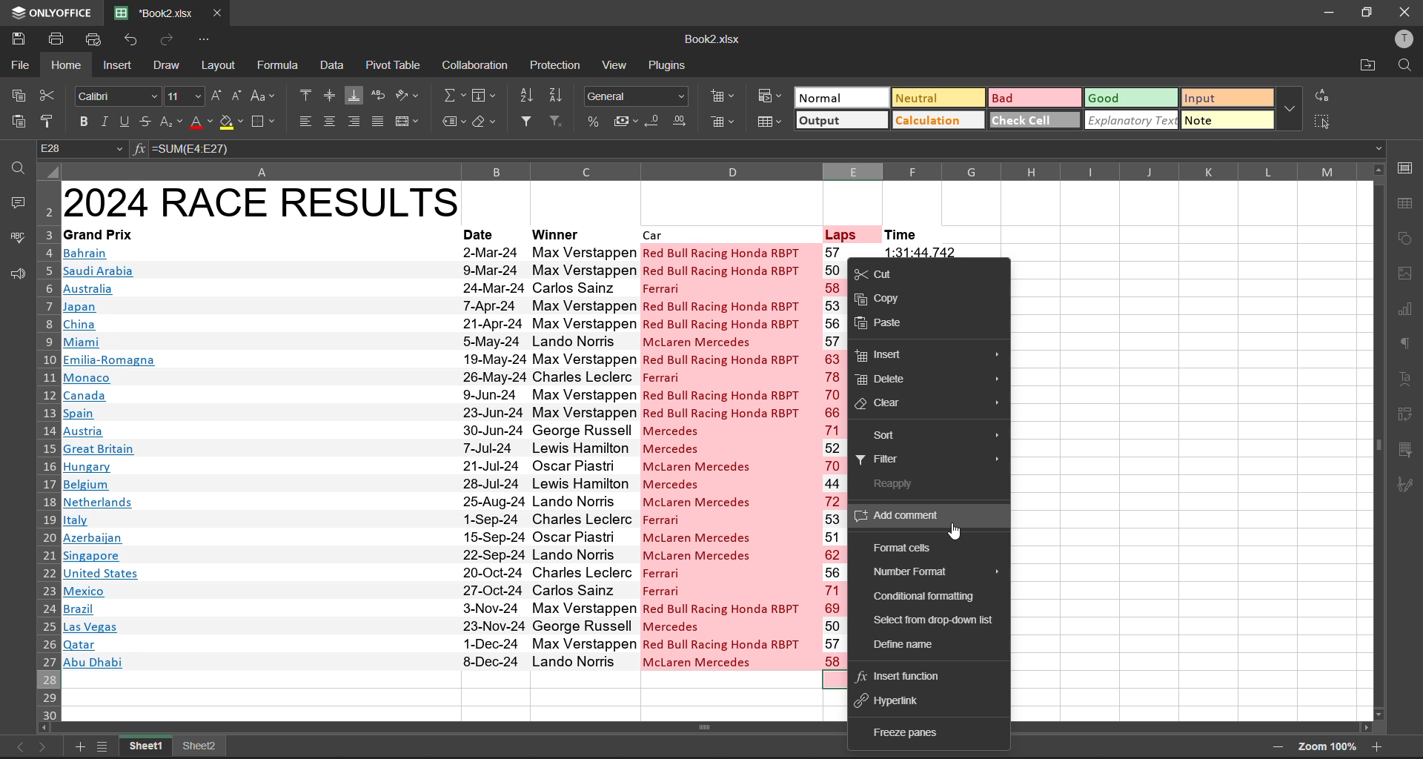  Describe the element at coordinates (262, 96) in the screenshot. I see `change case` at that location.